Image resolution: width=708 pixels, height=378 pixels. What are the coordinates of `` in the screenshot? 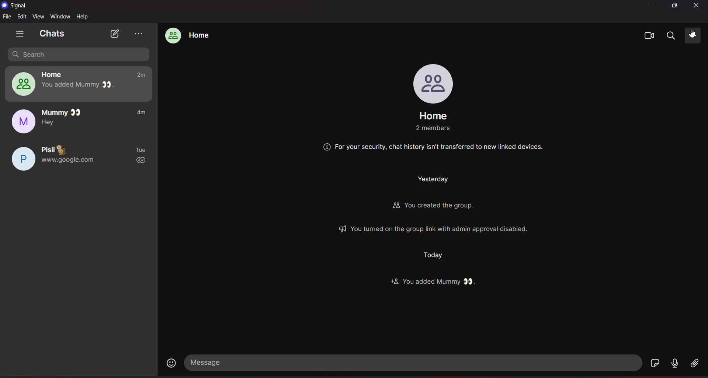 It's located at (445, 148).